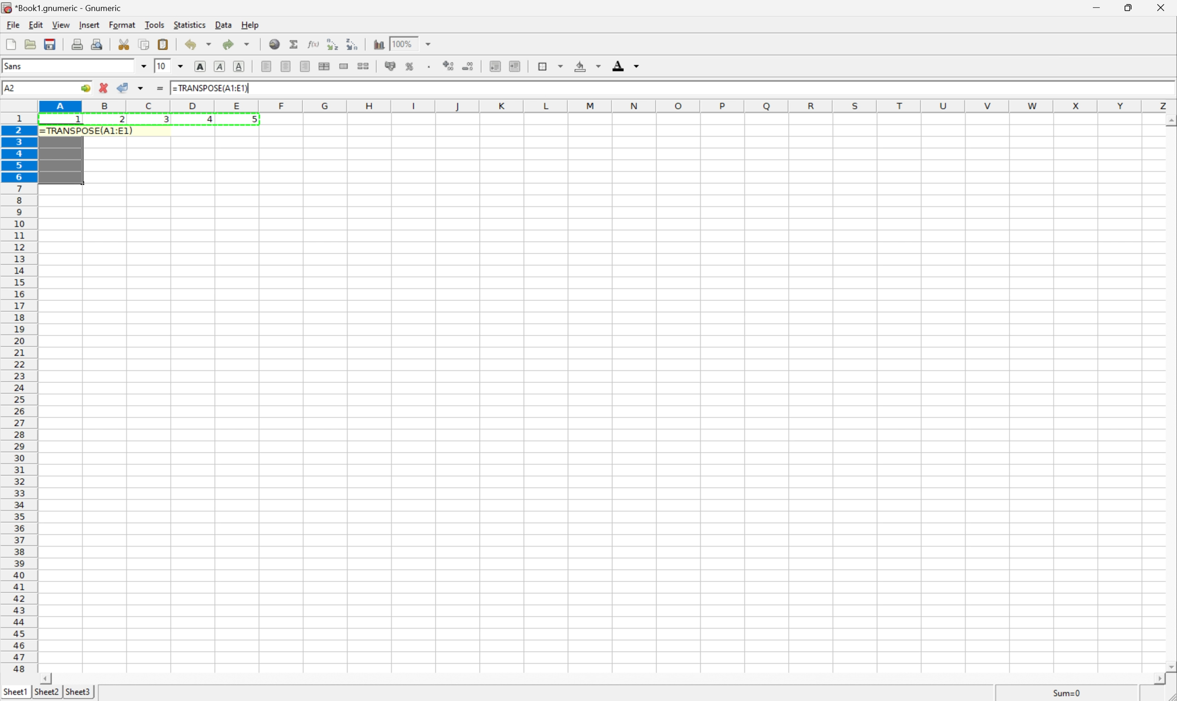 This screenshot has width=1177, height=701. What do you see at coordinates (123, 43) in the screenshot?
I see `cut` at bounding box center [123, 43].